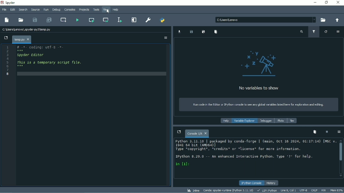  What do you see at coordinates (315, 132) in the screenshot?
I see `Remove all variables from namespace` at bounding box center [315, 132].